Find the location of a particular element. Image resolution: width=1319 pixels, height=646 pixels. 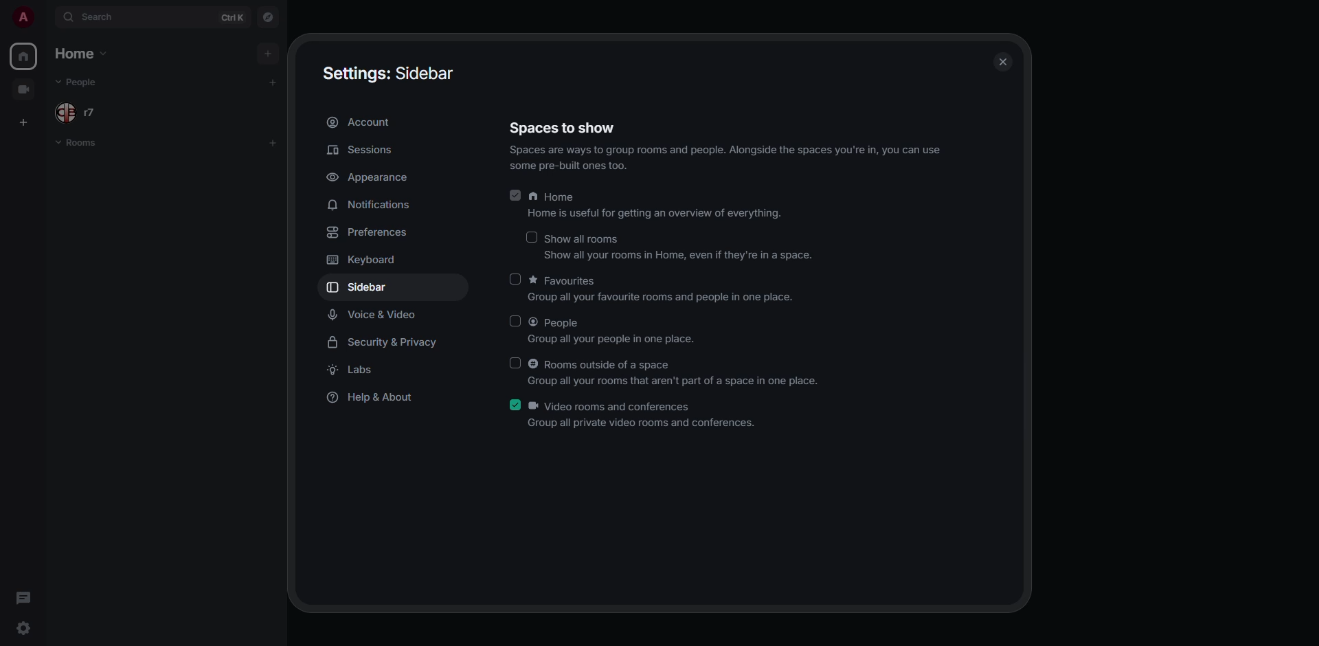

help & about is located at coordinates (372, 398).